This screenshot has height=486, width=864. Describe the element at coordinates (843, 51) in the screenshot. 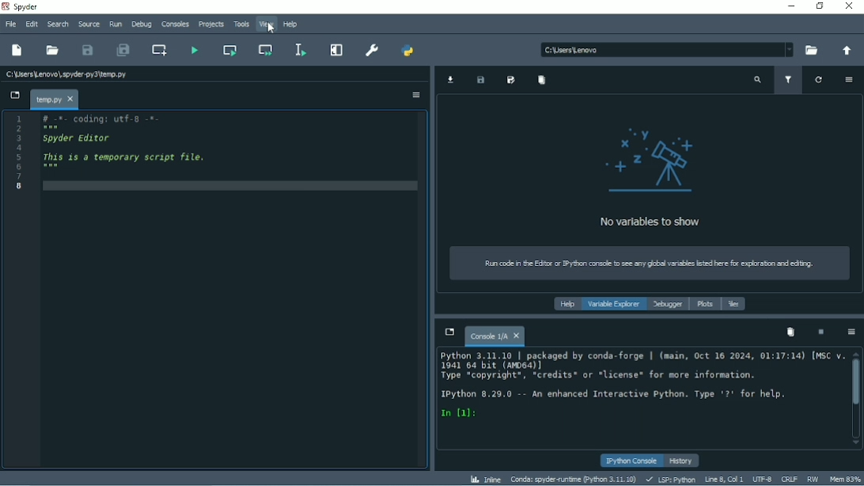

I see `Change to parent directory` at that location.